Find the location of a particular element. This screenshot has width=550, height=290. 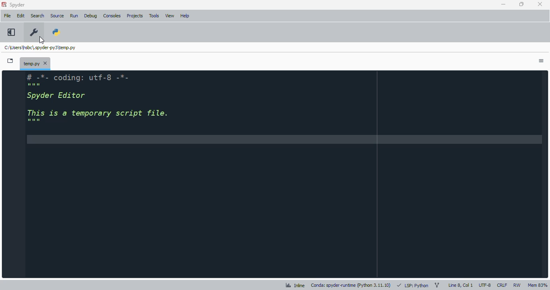

minimize is located at coordinates (504, 4).